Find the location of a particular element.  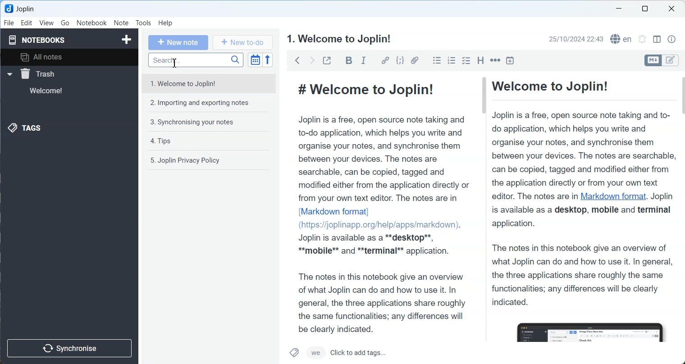

notebooks is located at coordinates (40, 39).